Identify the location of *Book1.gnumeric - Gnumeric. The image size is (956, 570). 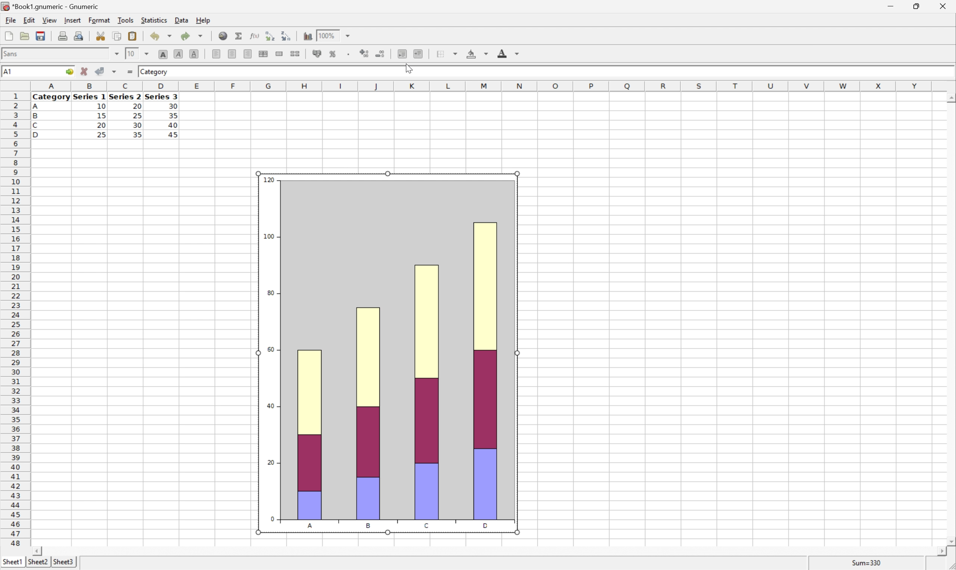
(51, 6).